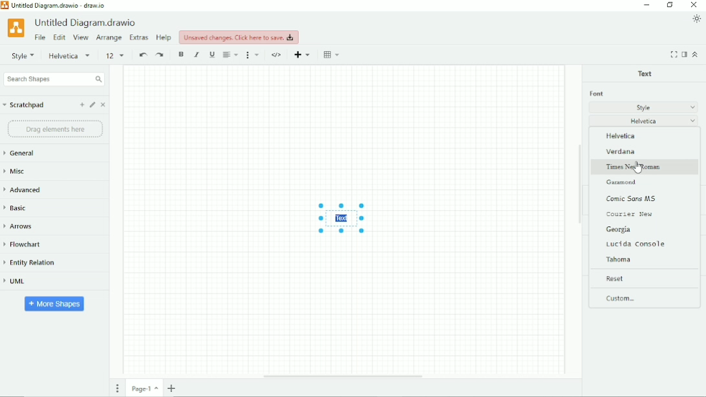  I want to click on Untitled Diagram.drawio - draw.io, so click(58, 6).